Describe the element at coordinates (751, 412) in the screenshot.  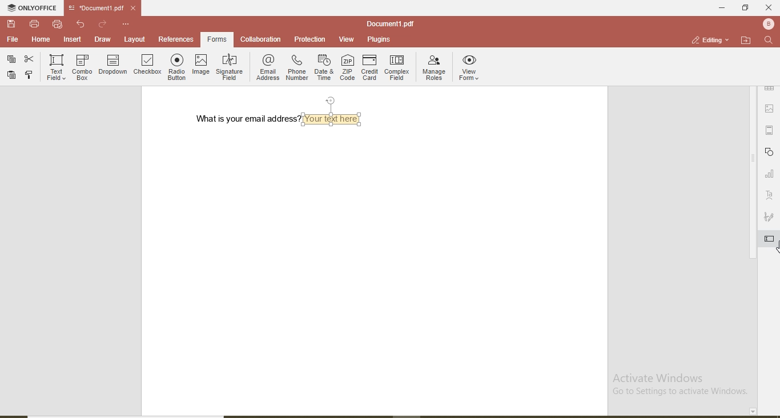
I see `page down` at that location.